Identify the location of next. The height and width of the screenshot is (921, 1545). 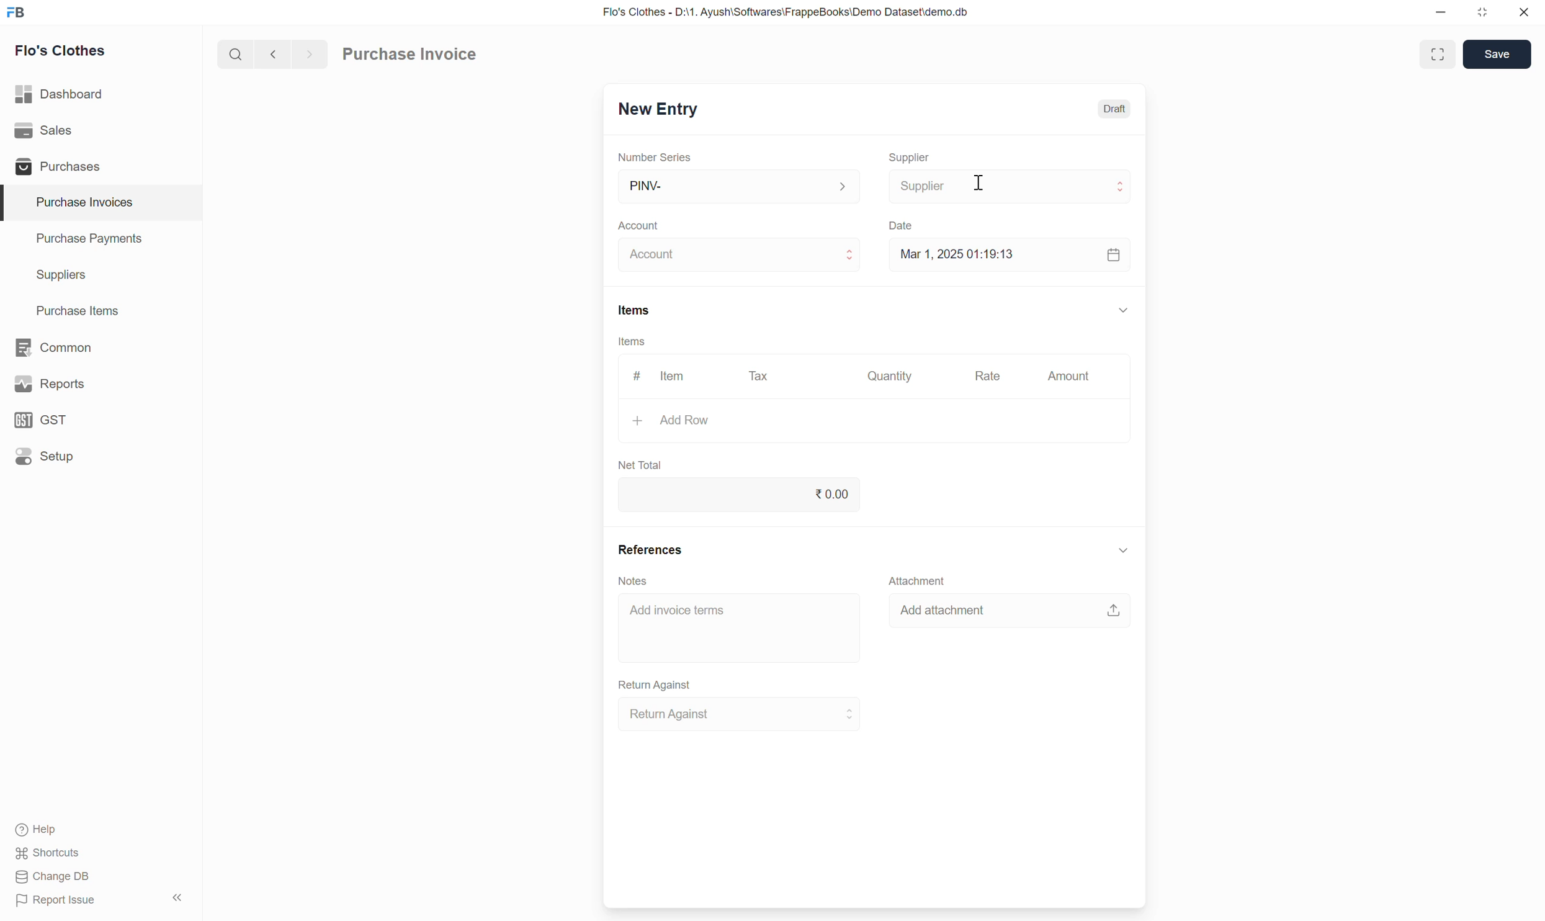
(271, 55).